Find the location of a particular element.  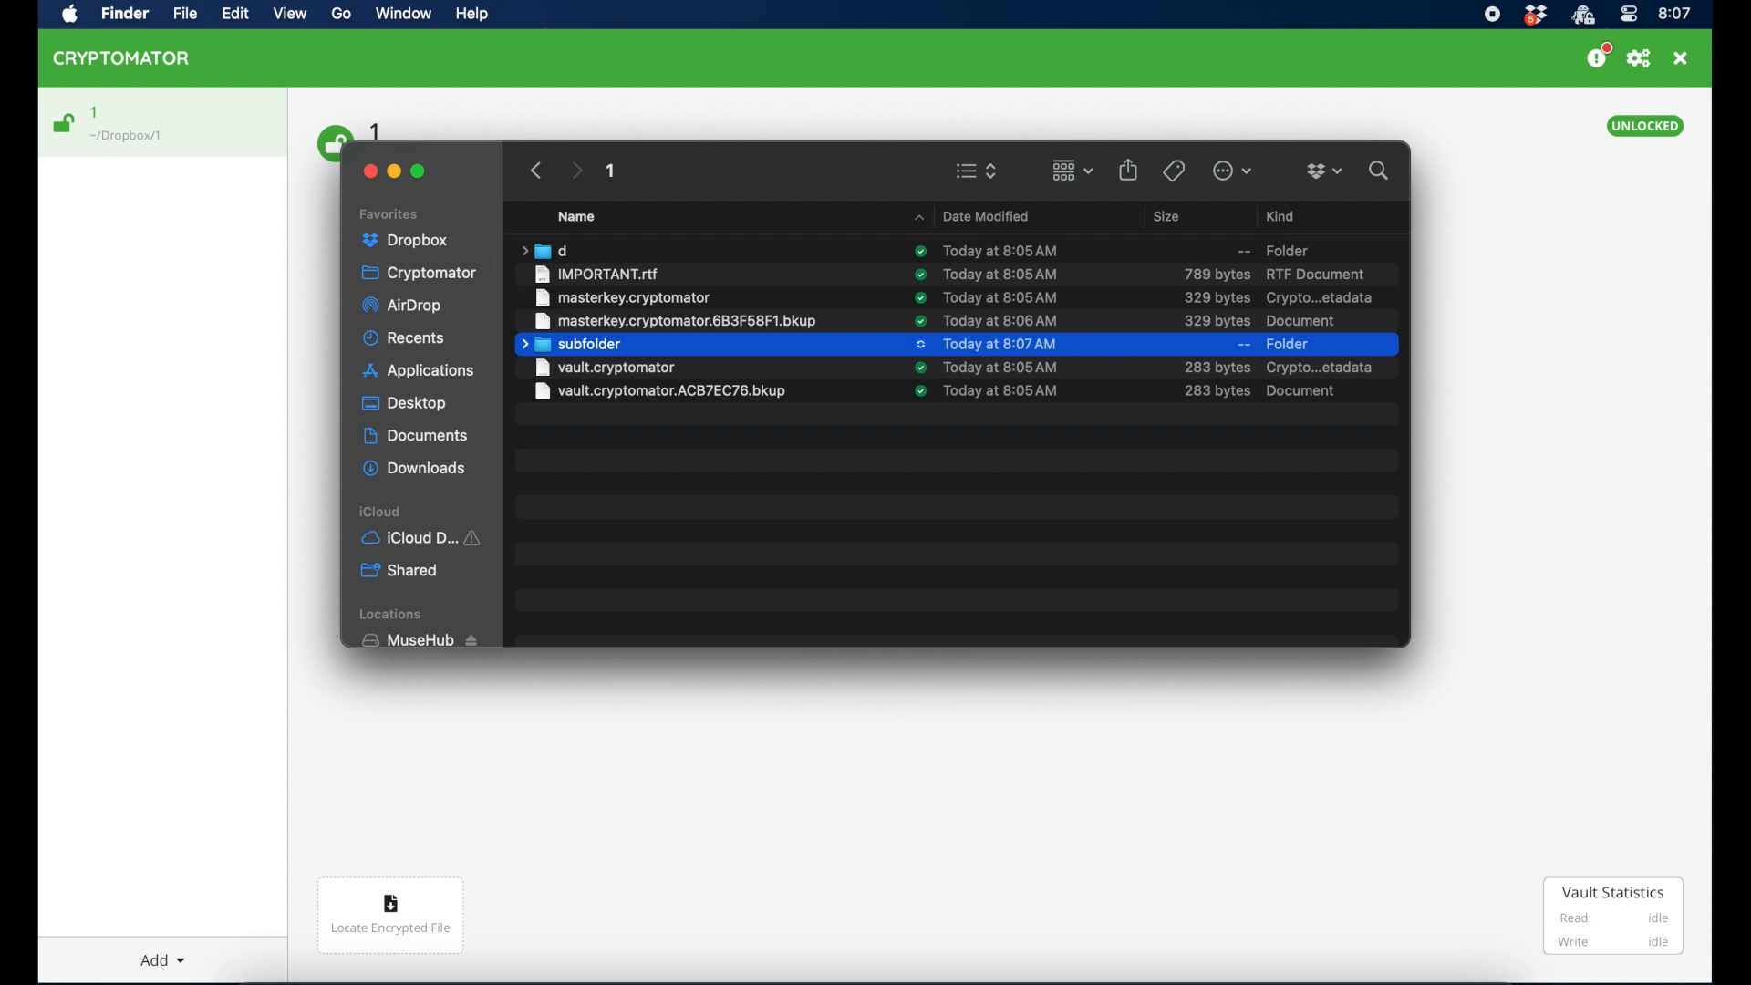

backward is located at coordinates (533, 170).